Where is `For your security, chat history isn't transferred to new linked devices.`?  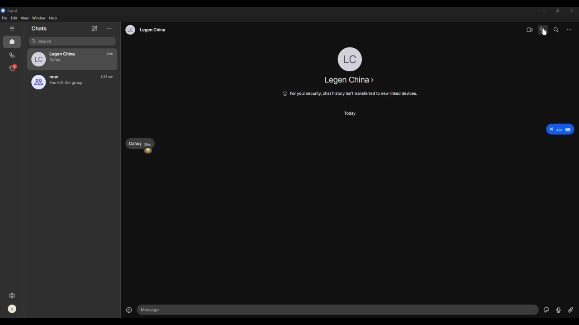
For your security, chat history isn't transferred to new linked devices. is located at coordinates (351, 94).